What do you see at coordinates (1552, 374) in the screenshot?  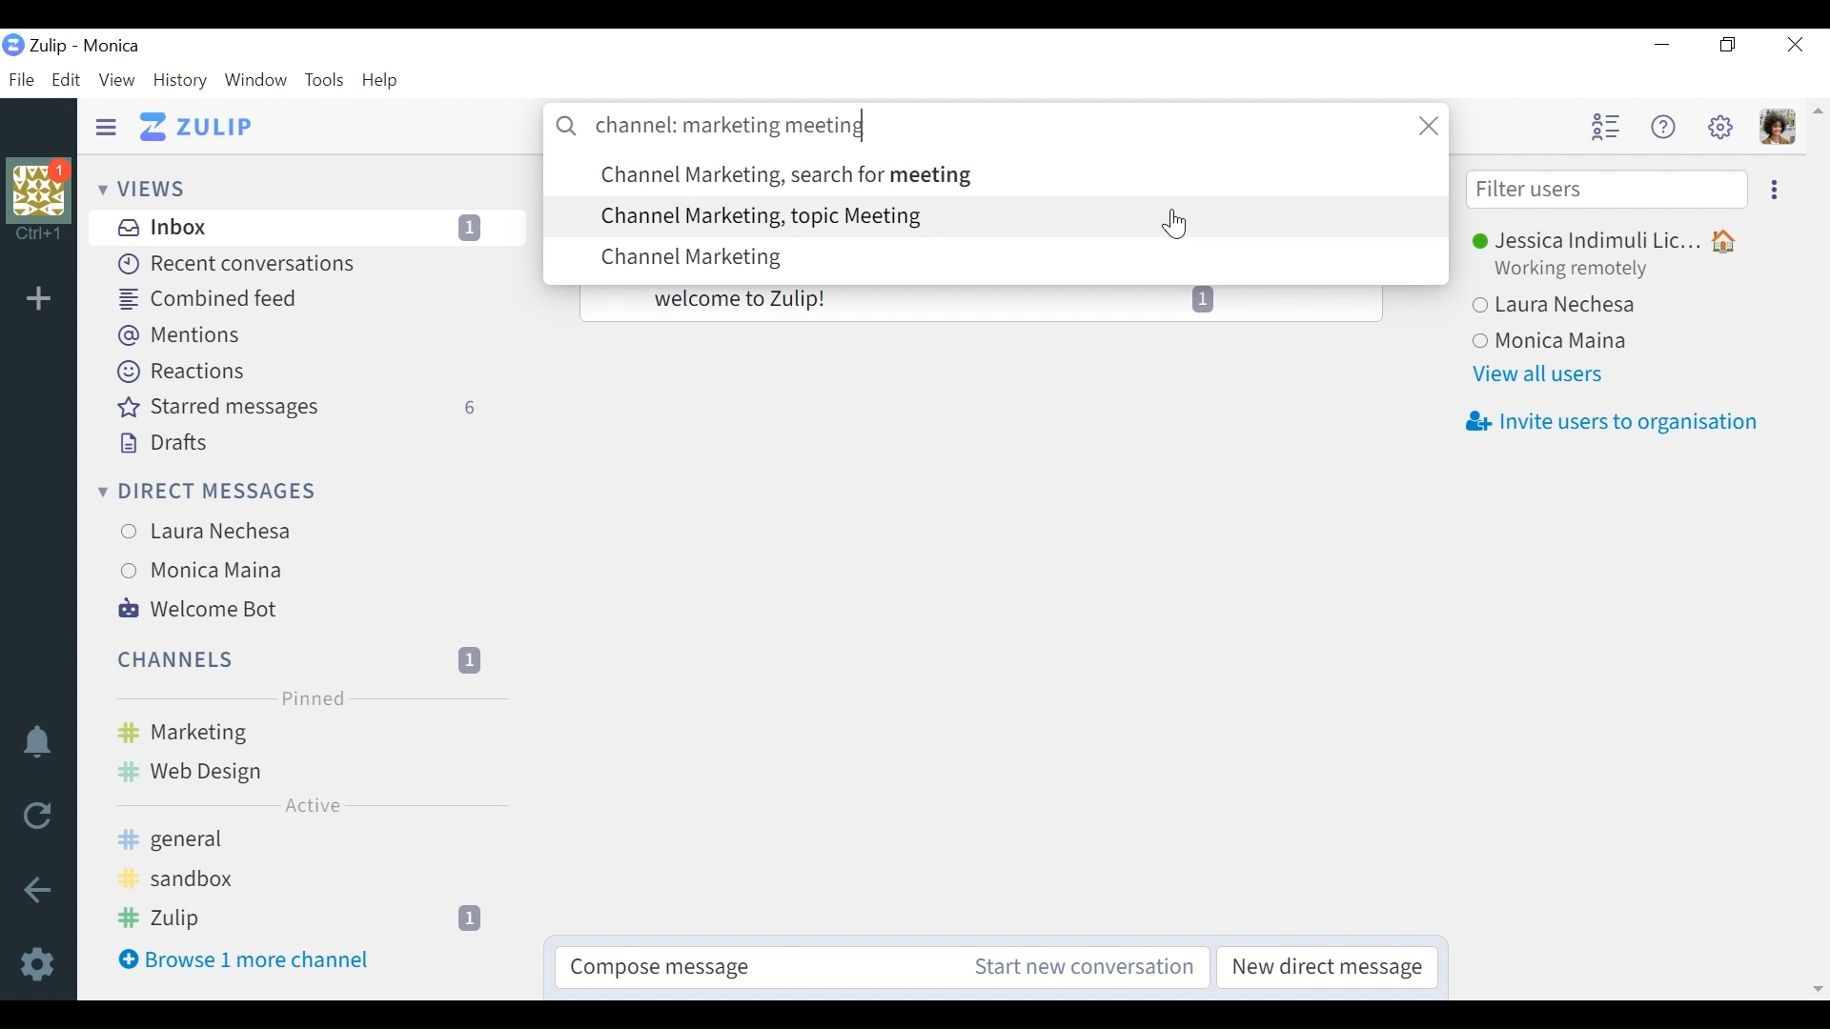 I see `View all users` at bounding box center [1552, 374].